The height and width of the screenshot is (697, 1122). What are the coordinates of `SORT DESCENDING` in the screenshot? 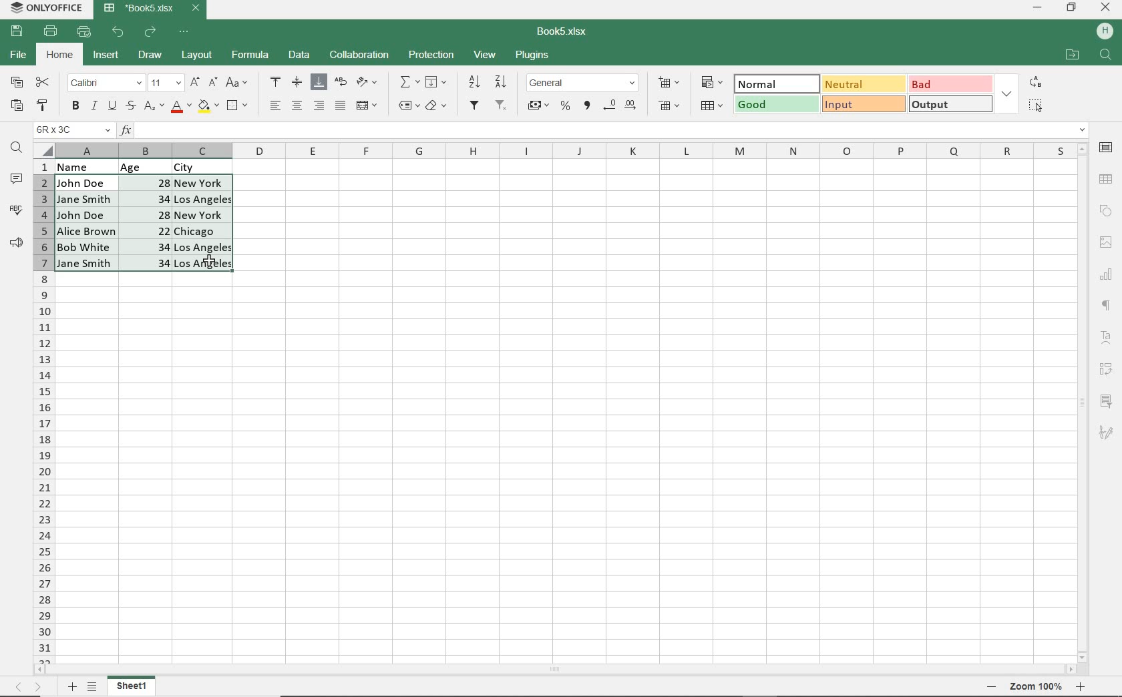 It's located at (502, 81).